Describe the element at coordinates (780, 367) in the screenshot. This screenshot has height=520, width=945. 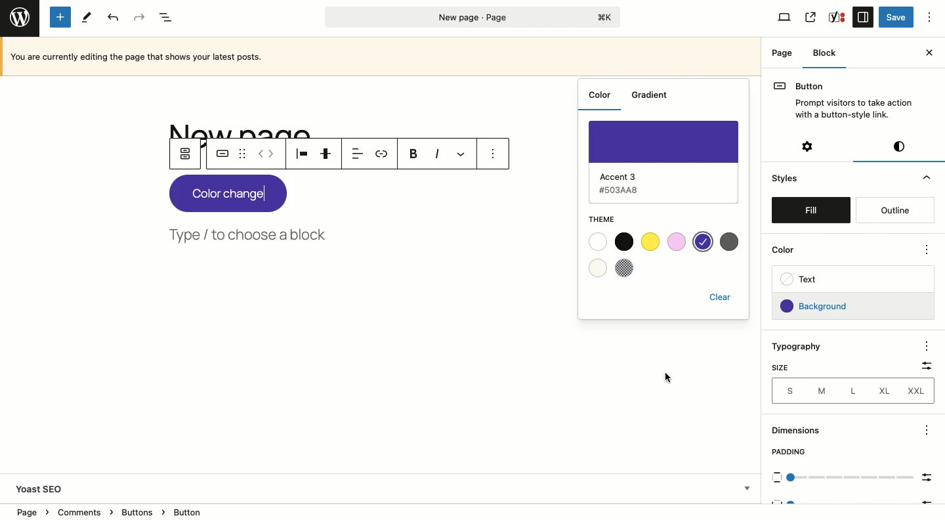
I see `Size` at that location.